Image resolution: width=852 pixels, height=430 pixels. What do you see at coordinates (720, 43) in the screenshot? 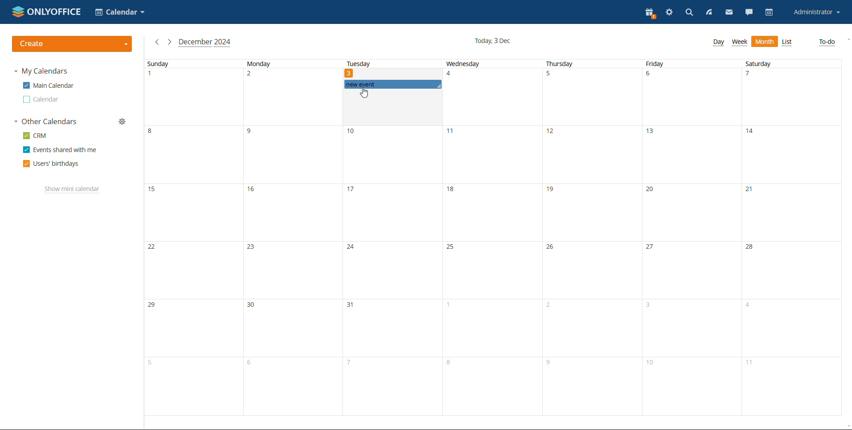
I see `day view` at bounding box center [720, 43].